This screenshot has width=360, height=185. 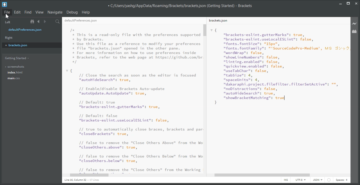 I want to click on Live Preview, so click(x=354, y=23).